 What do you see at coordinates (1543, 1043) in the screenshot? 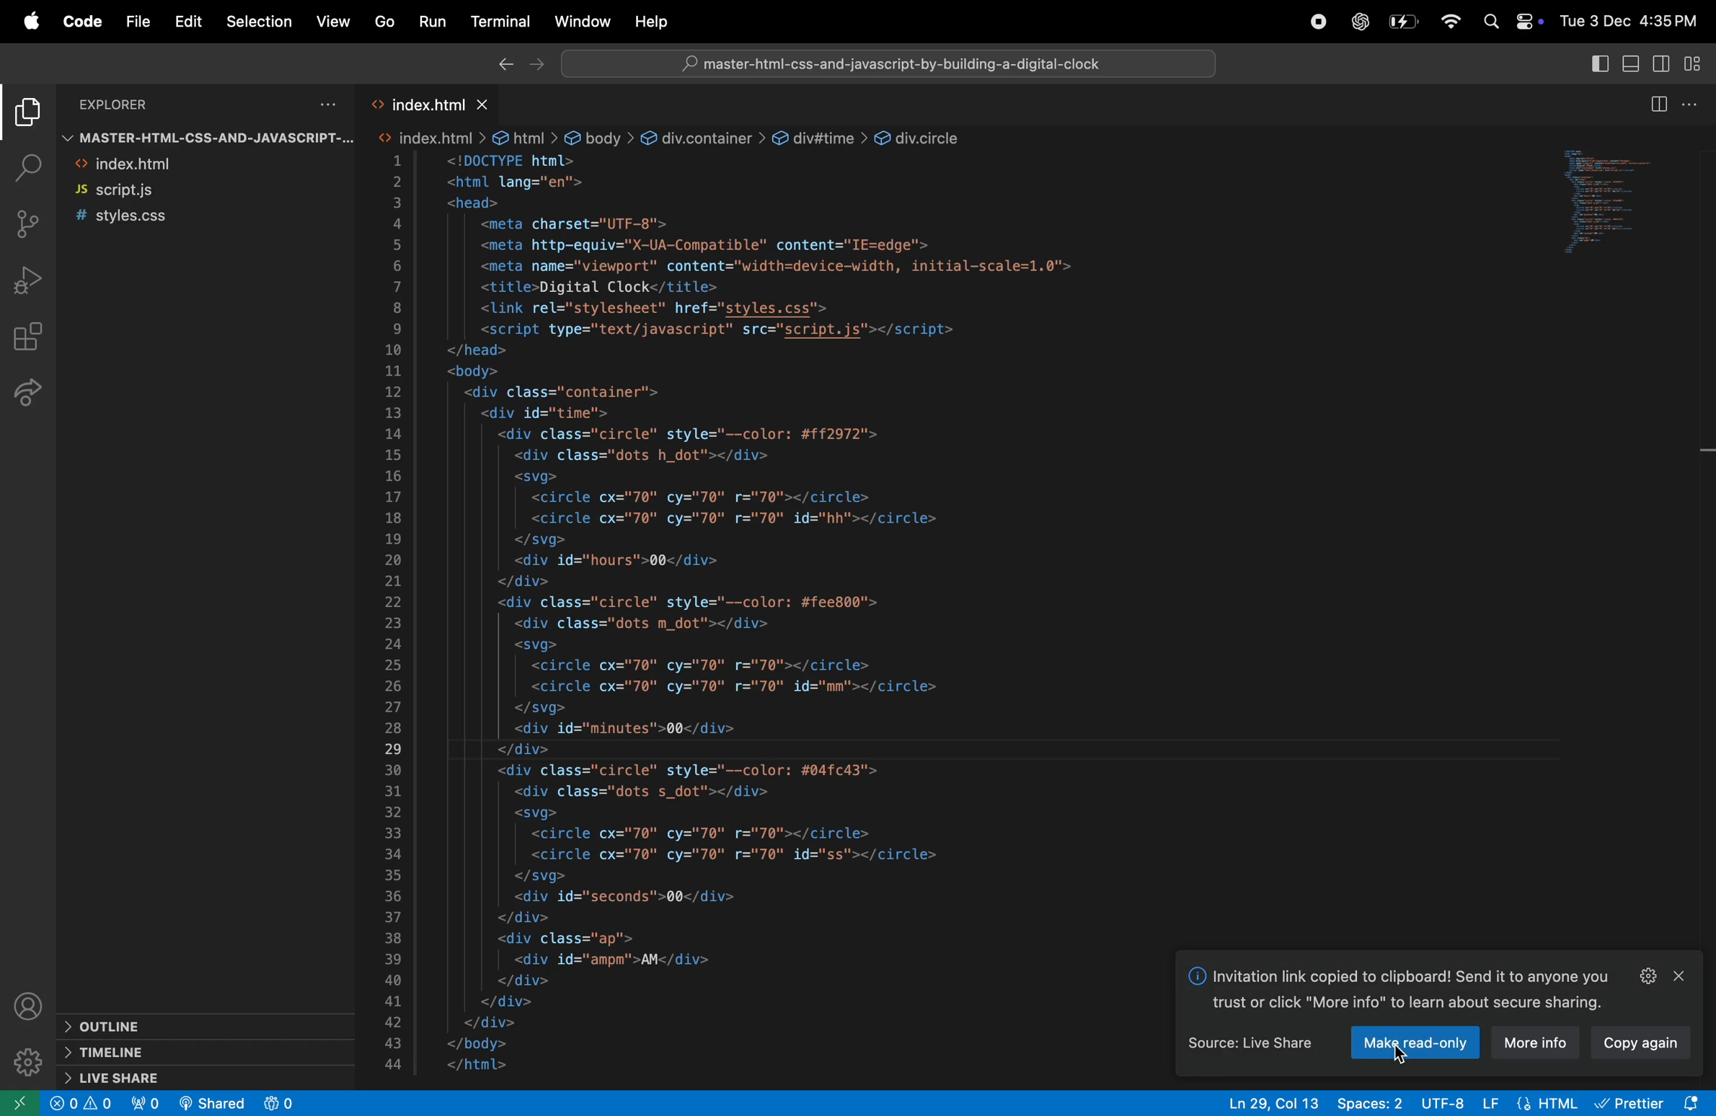
I see `more info` at bounding box center [1543, 1043].